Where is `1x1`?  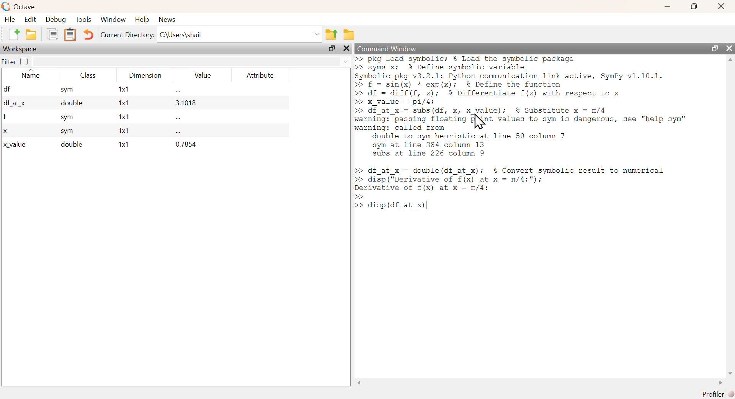
1x1 is located at coordinates (121, 116).